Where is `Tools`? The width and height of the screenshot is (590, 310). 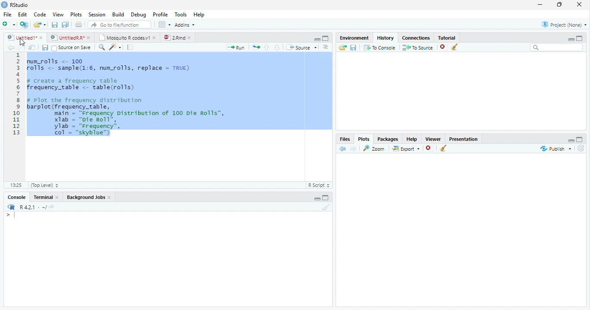 Tools is located at coordinates (181, 14).